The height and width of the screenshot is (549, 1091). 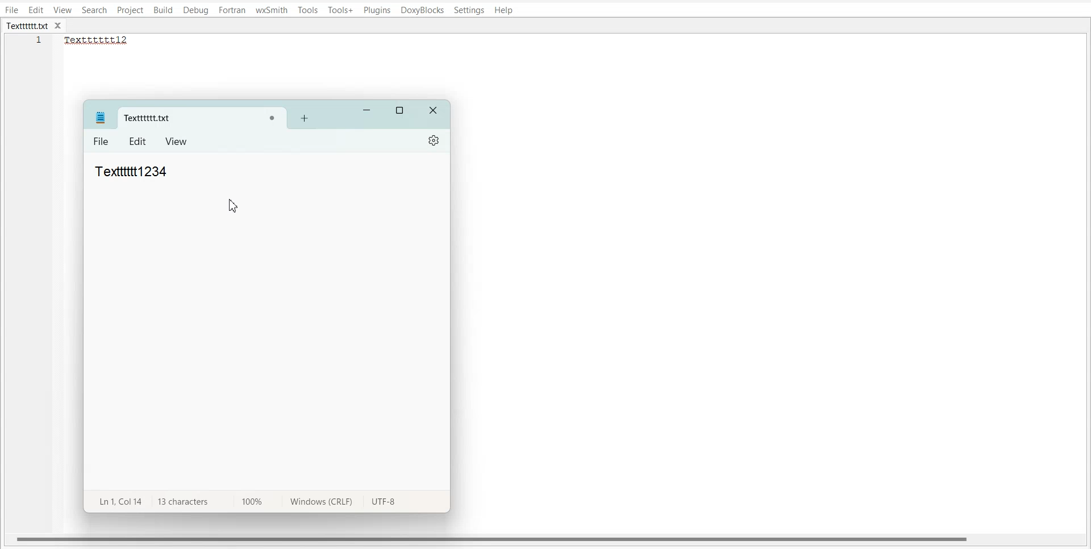 I want to click on File, so click(x=11, y=10).